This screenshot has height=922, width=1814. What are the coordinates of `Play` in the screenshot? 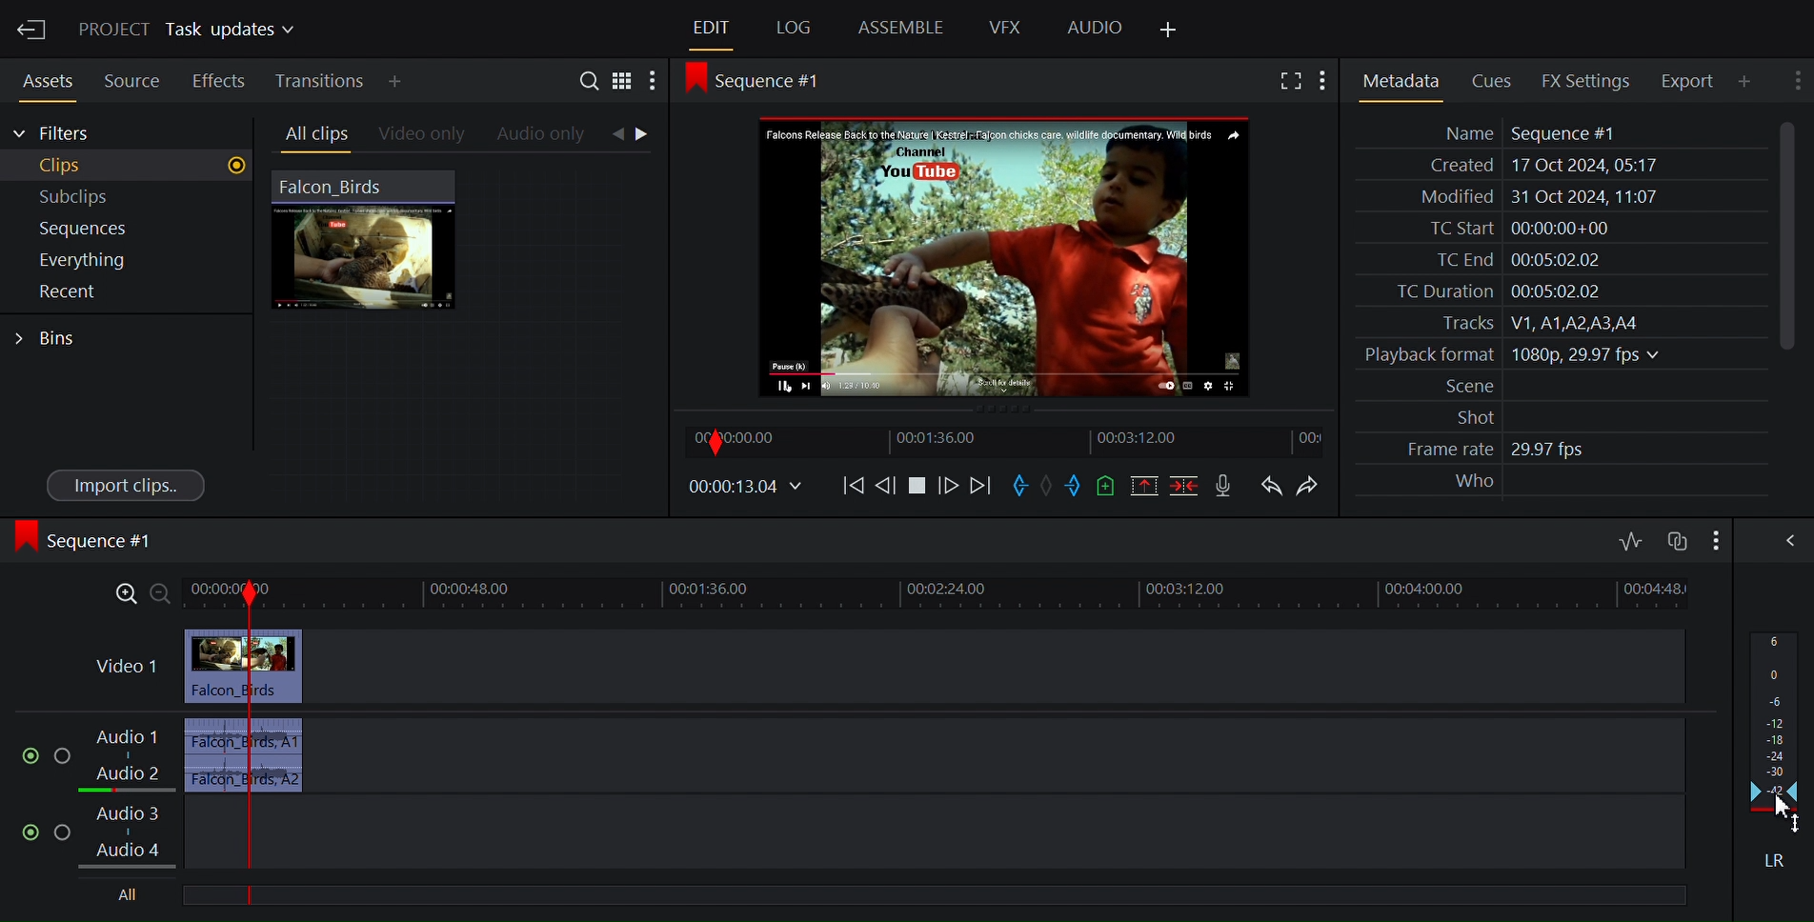 It's located at (919, 487).